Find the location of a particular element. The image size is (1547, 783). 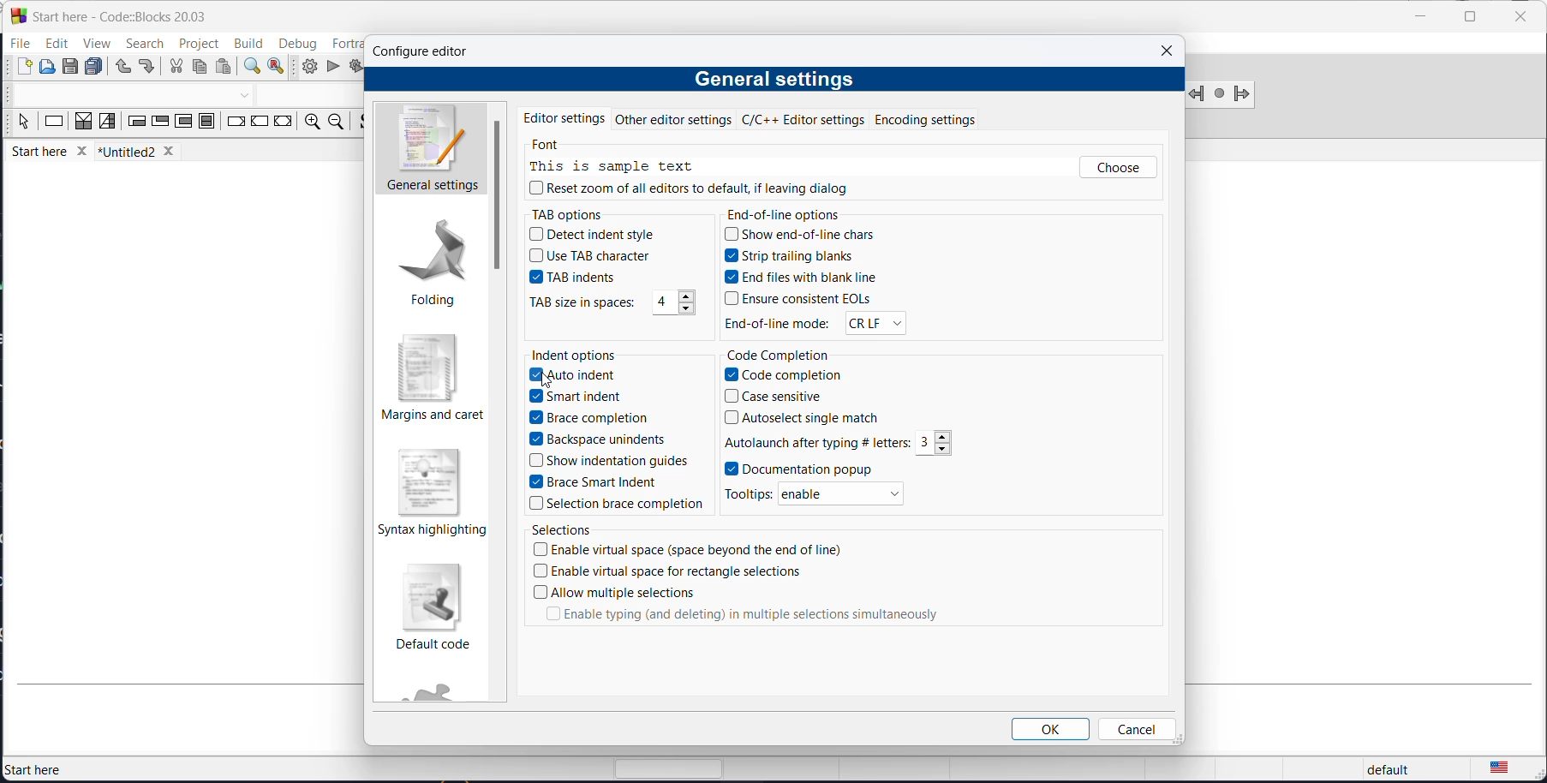

maximize is located at coordinates (1468, 17).